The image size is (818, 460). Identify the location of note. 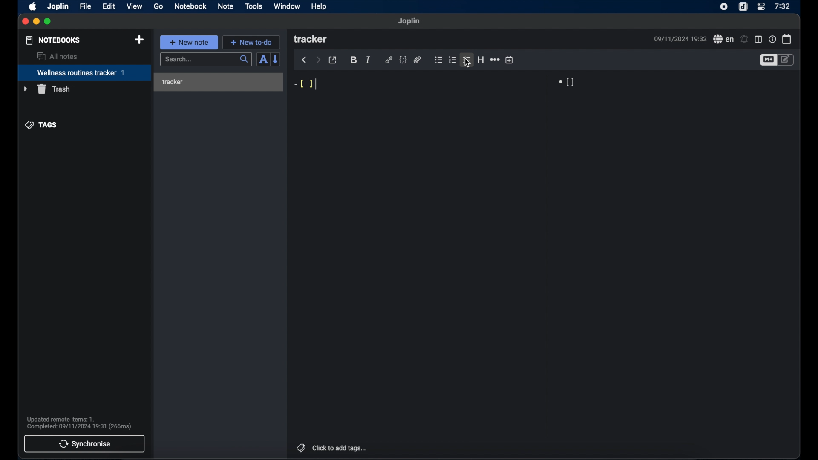
(226, 7).